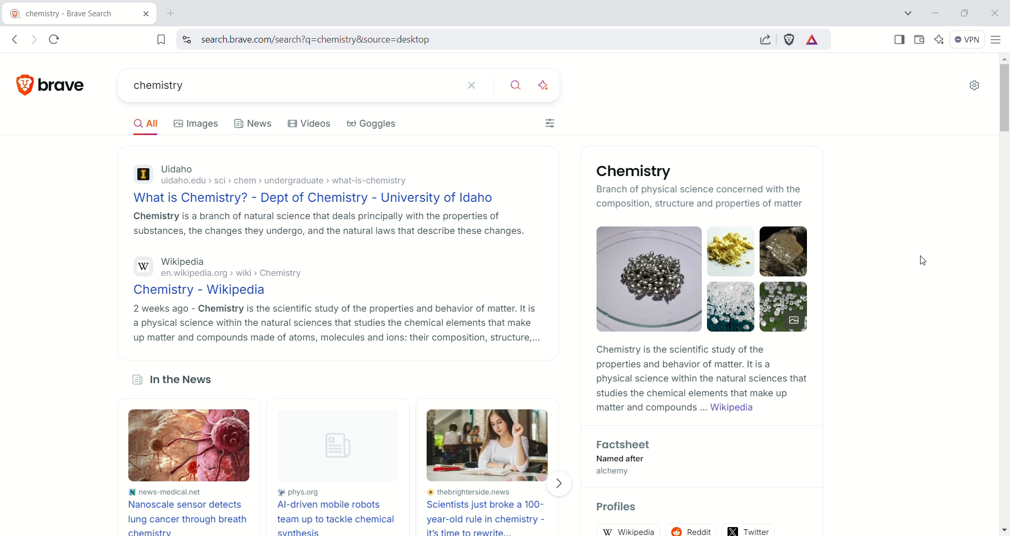 Image resolution: width=1010 pixels, height=536 pixels. What do you see at coordinates (1002, 293) in the screenshot?
I see `vertical scroll bar` at bounding box center [1002, 293].